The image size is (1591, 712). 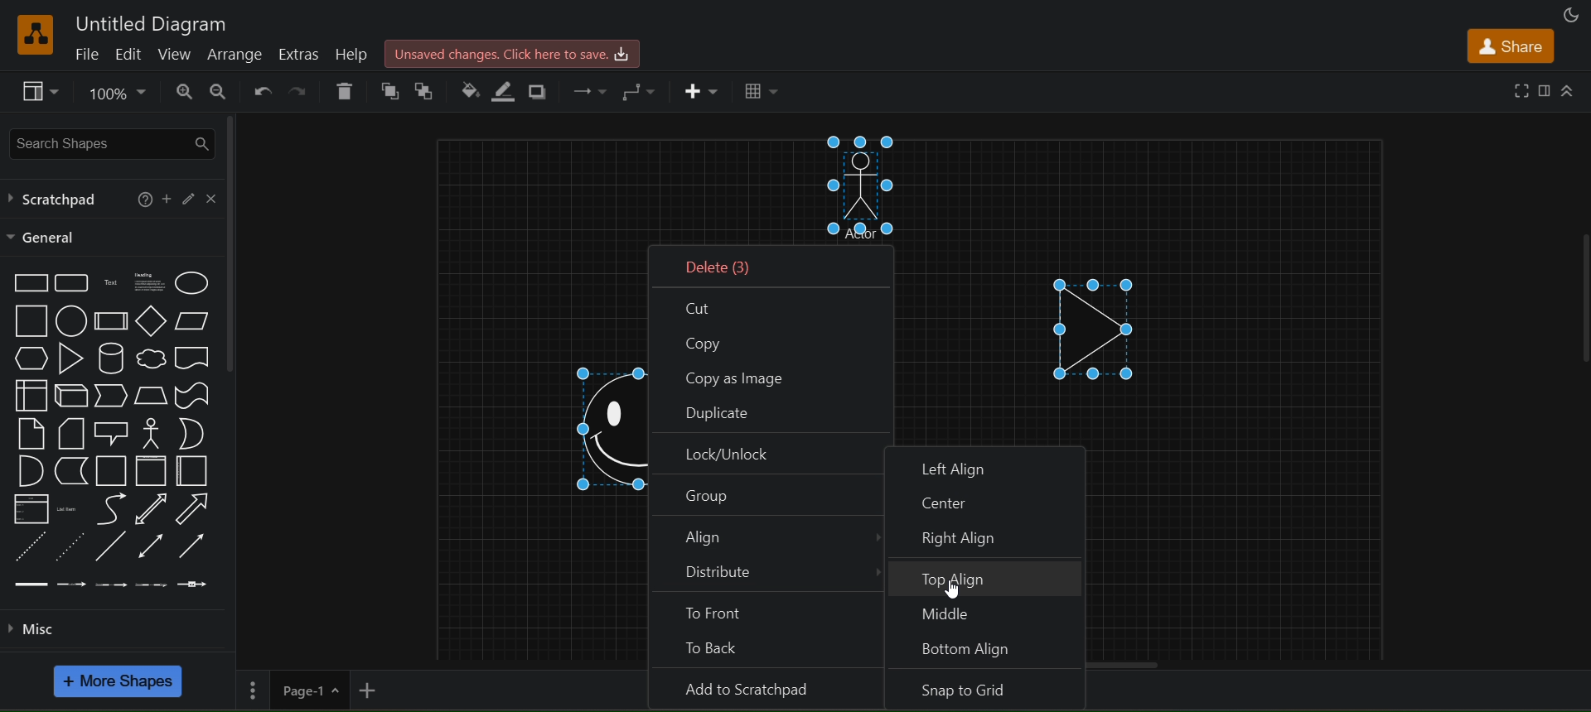 What do you see at coordinates (988, 498) in the screenshot?
I see `center` at bounding box center [988, 498].